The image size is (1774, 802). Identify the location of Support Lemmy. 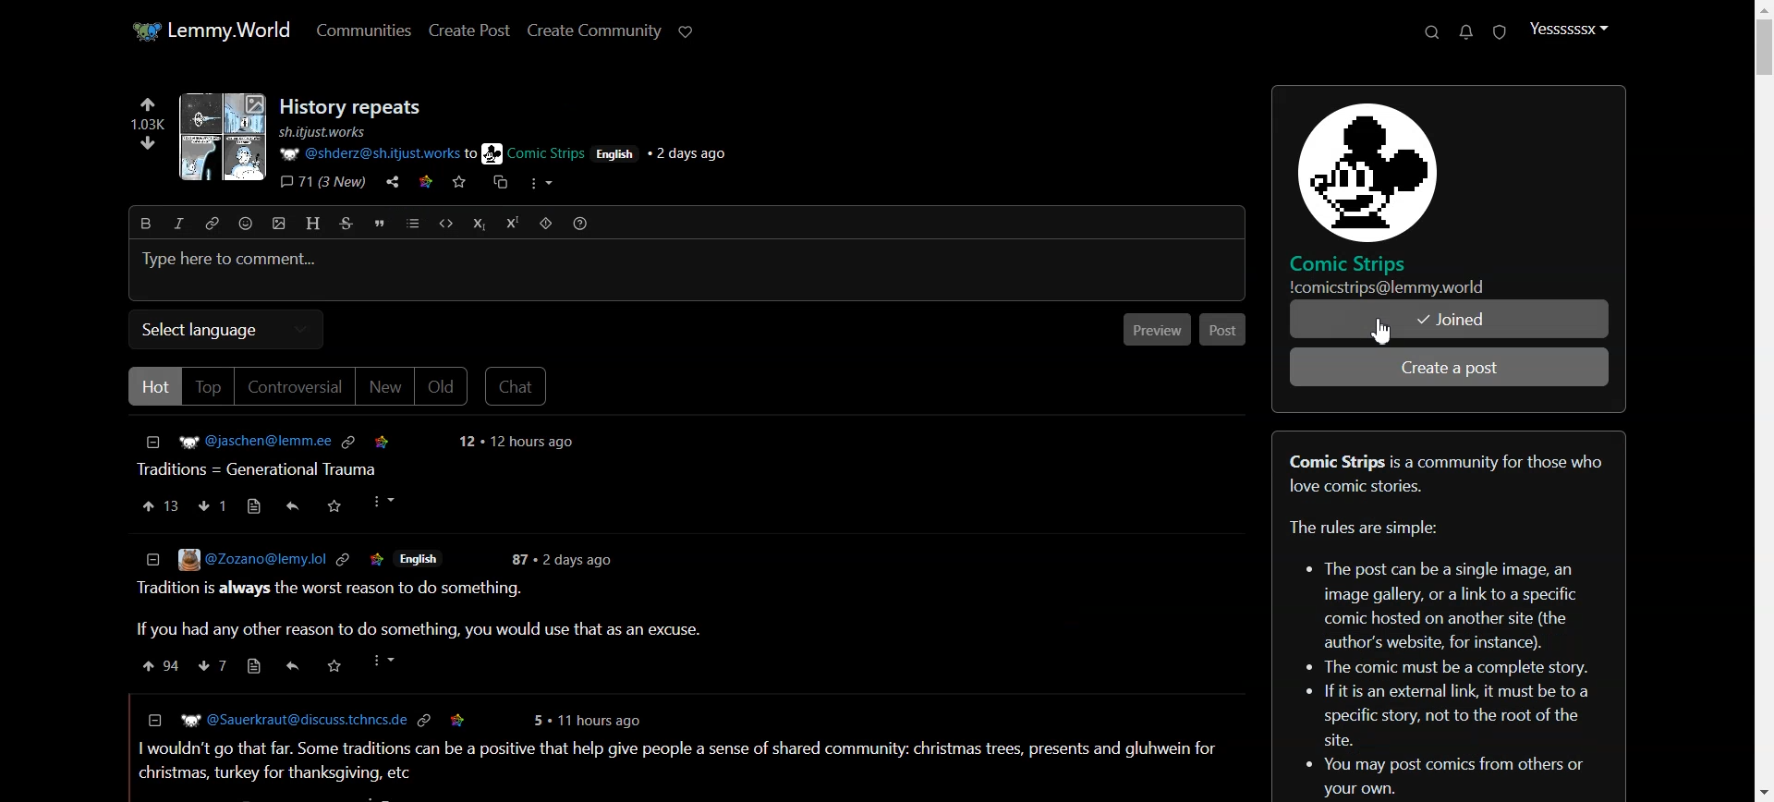
(685, 31).